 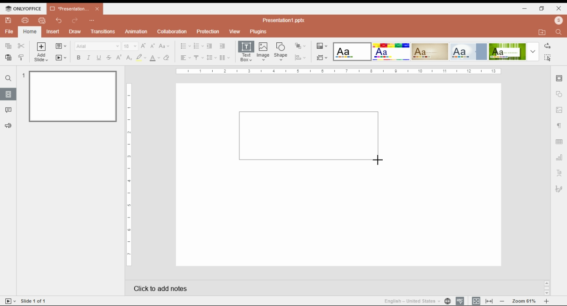 What do you see at coordinates (136, 31) in the screenshot?
I see `animation` at bounding box center [136, 31].